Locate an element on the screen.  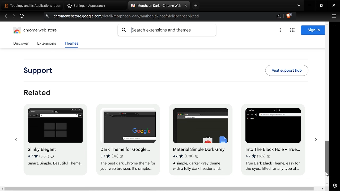
Search extensions and themes is located at coordinates (167, 30).